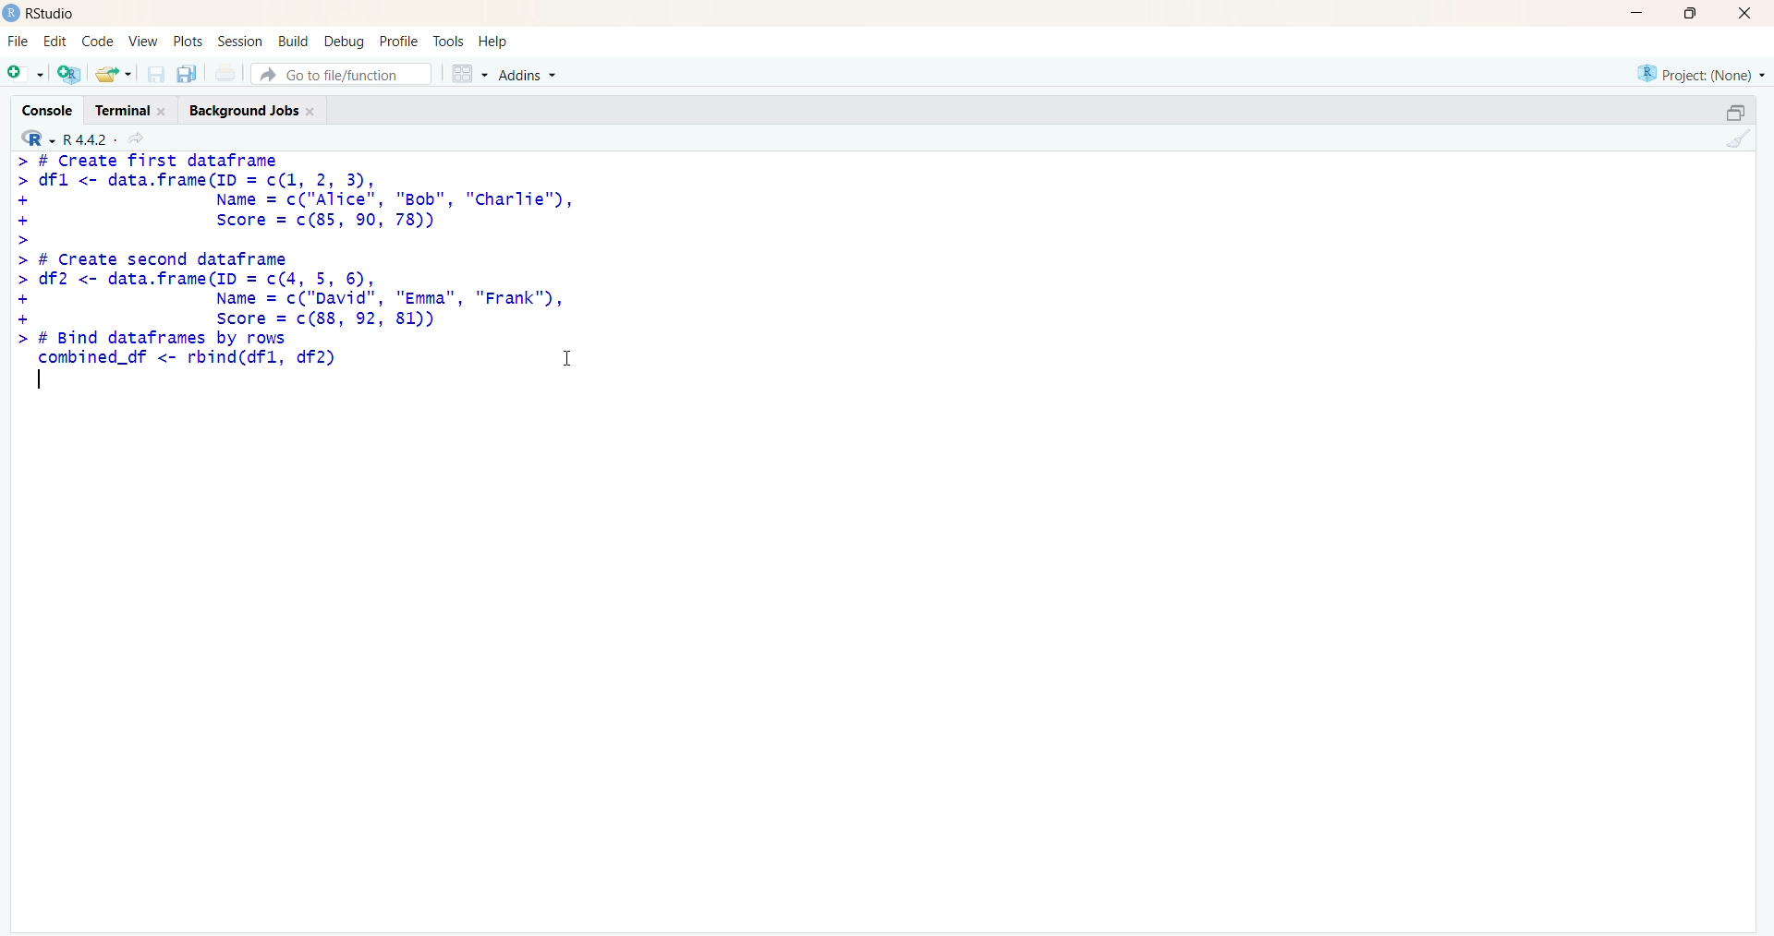 This screenshot has width=1774, height=936. What do you see at coordinates (27, 75) in the screenshot?
I see `new file` at bounding box center [27, 75].